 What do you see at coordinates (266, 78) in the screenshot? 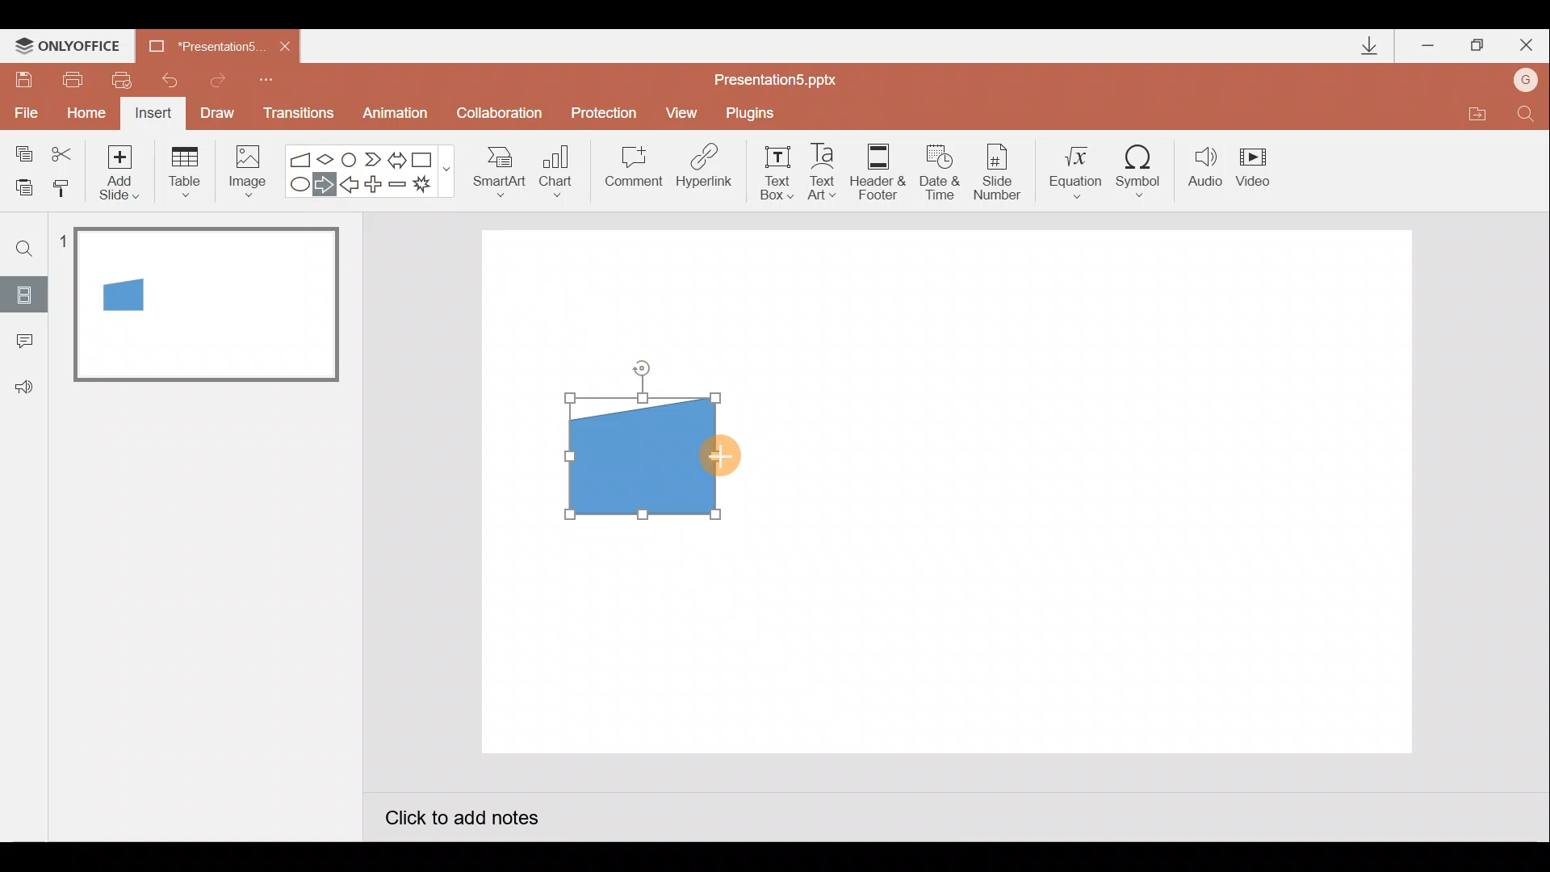
I see `Customize quick access toolbar` at bounding box center [266, 78].